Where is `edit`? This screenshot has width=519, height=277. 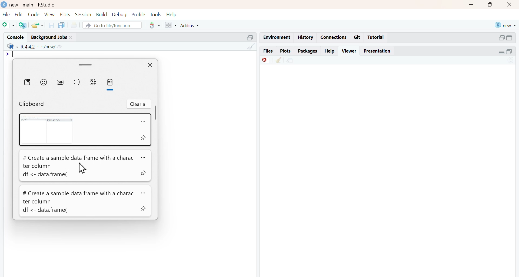
edit is located at coordinates (19, 15).